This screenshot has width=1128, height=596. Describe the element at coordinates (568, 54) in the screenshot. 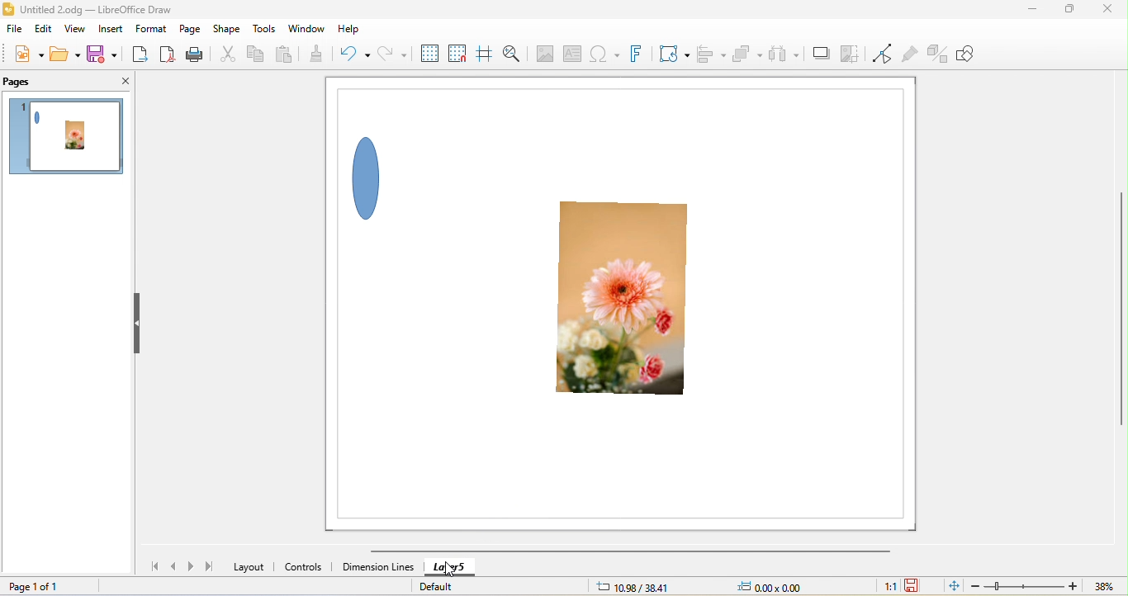

I see `text box` at that location.